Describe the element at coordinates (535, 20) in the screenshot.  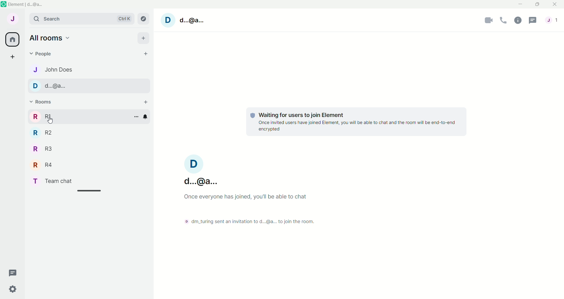
I see `threads` at that location.